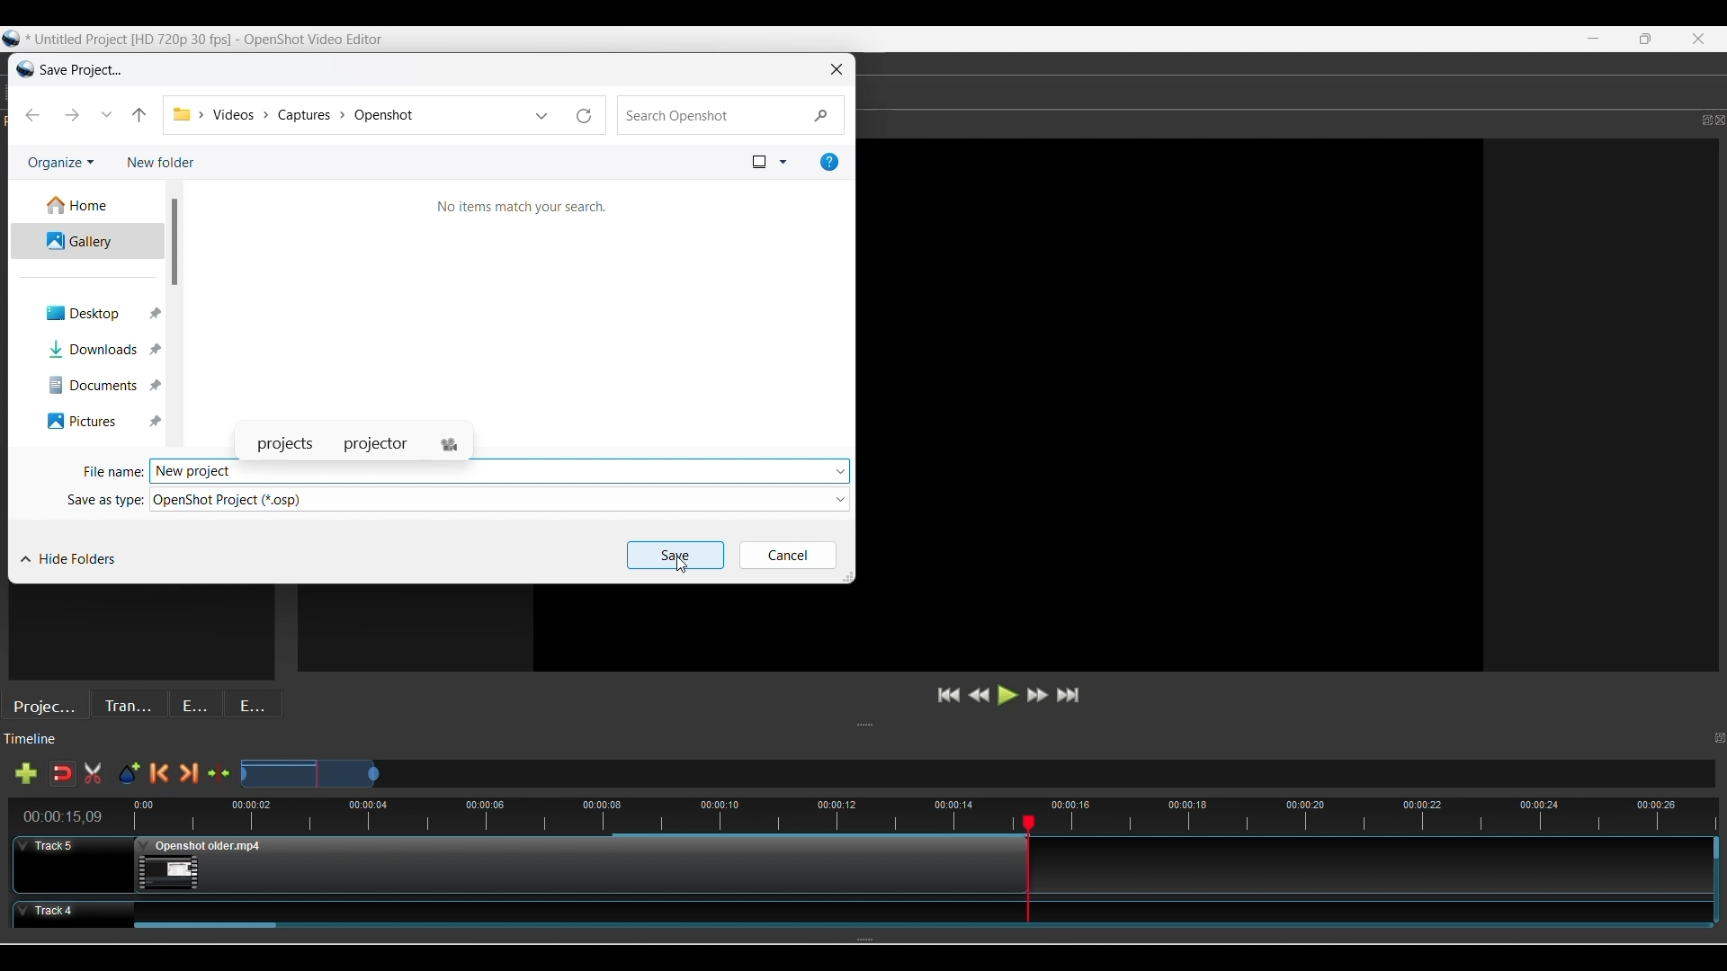 The height and width of the screenshot is (971, 1727). What do you see at coordinates (213, 38) in the screenshot?
I see `Untitled project` at bounding box center [213, 38].